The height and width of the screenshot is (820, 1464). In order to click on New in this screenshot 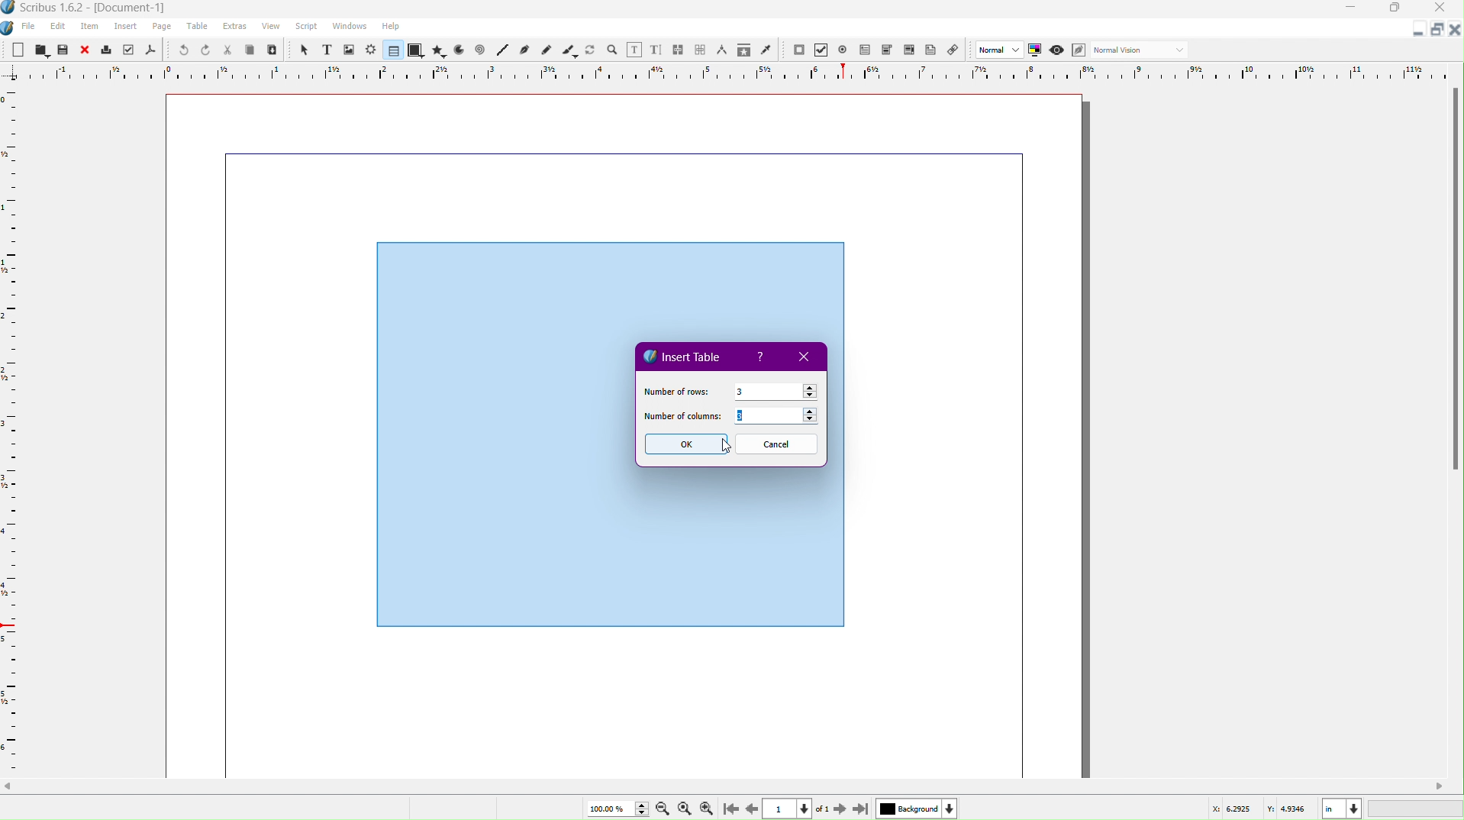, I will do `click(19, 49)`.